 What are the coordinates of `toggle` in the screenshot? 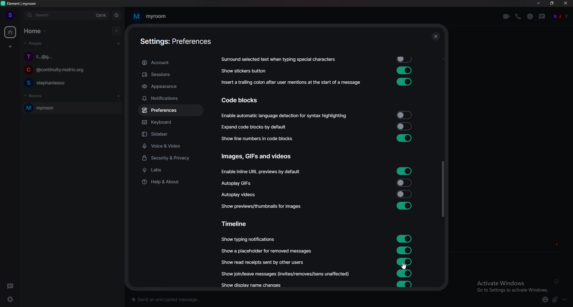 It's located at (404, 70).